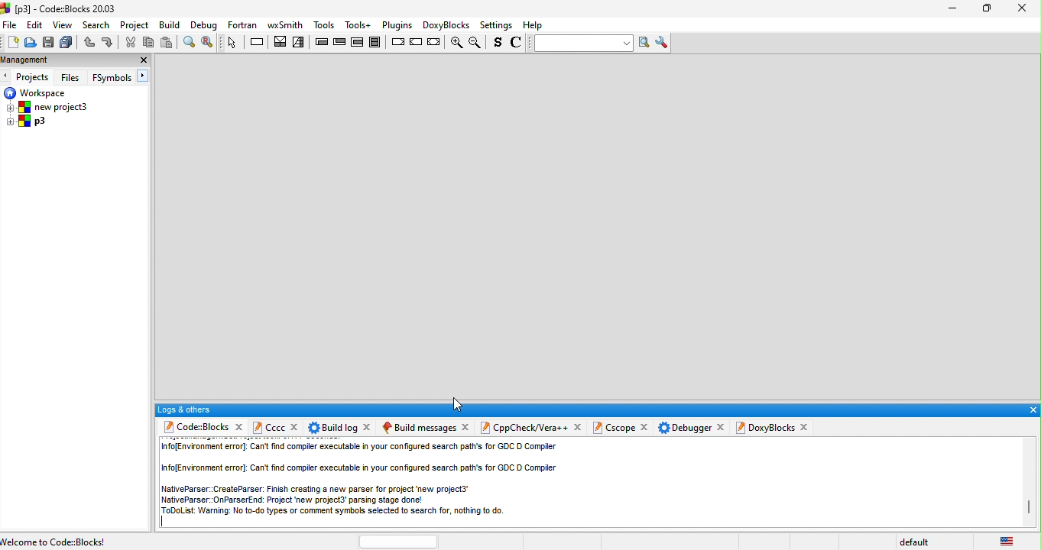 This screenshot has height=550, width=1041. I want to click on close, so click(578, 427).